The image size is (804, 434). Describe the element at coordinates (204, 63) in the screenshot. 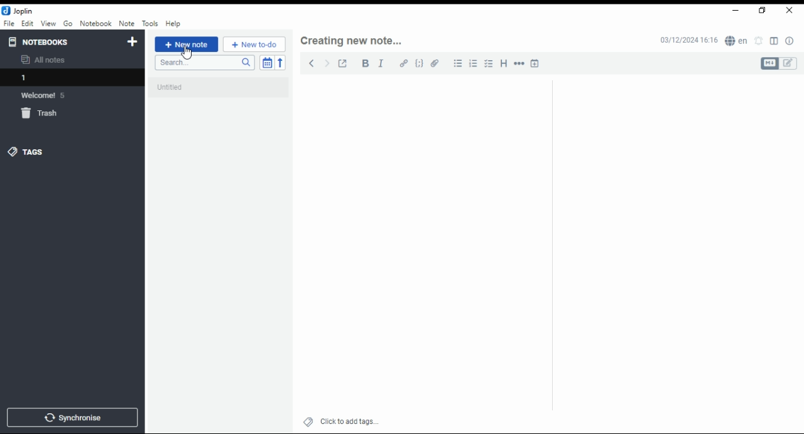

I see `search` at that location.